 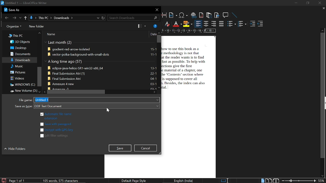 I want to click on current window, so click(x=13, y=10).